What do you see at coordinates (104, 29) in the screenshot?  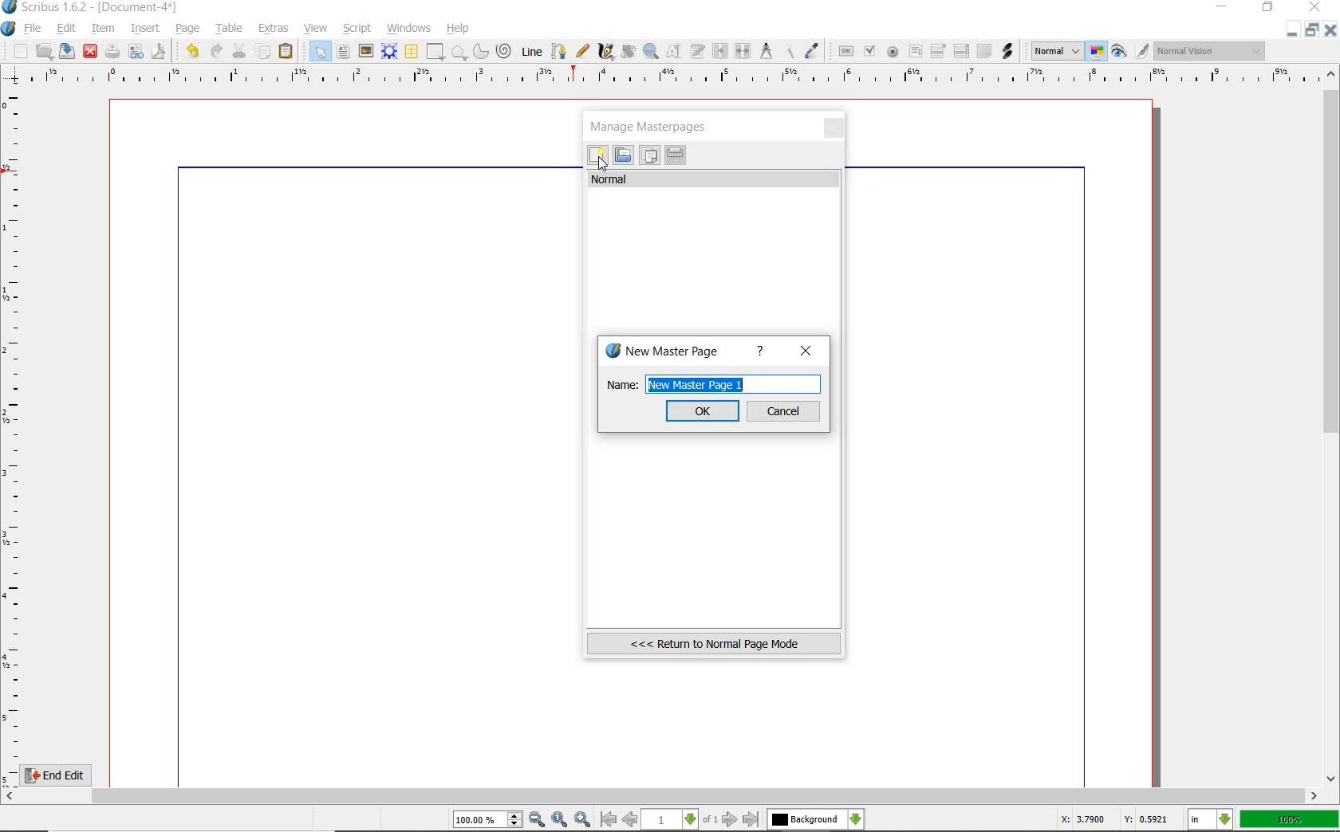 I see `item` at bounding box center [104, 29].